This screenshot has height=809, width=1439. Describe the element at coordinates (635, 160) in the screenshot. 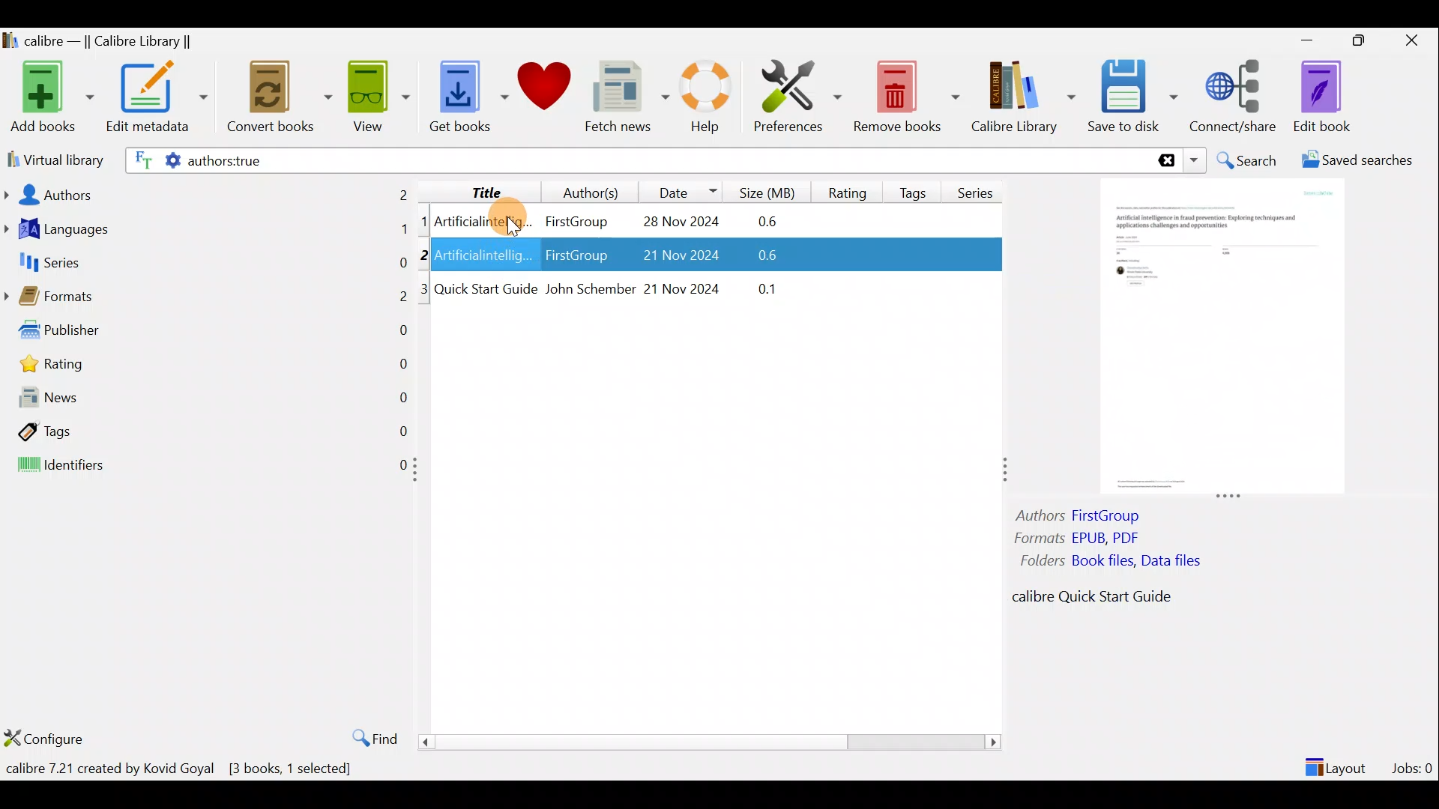

I see `Search by - authors:true` at that location.